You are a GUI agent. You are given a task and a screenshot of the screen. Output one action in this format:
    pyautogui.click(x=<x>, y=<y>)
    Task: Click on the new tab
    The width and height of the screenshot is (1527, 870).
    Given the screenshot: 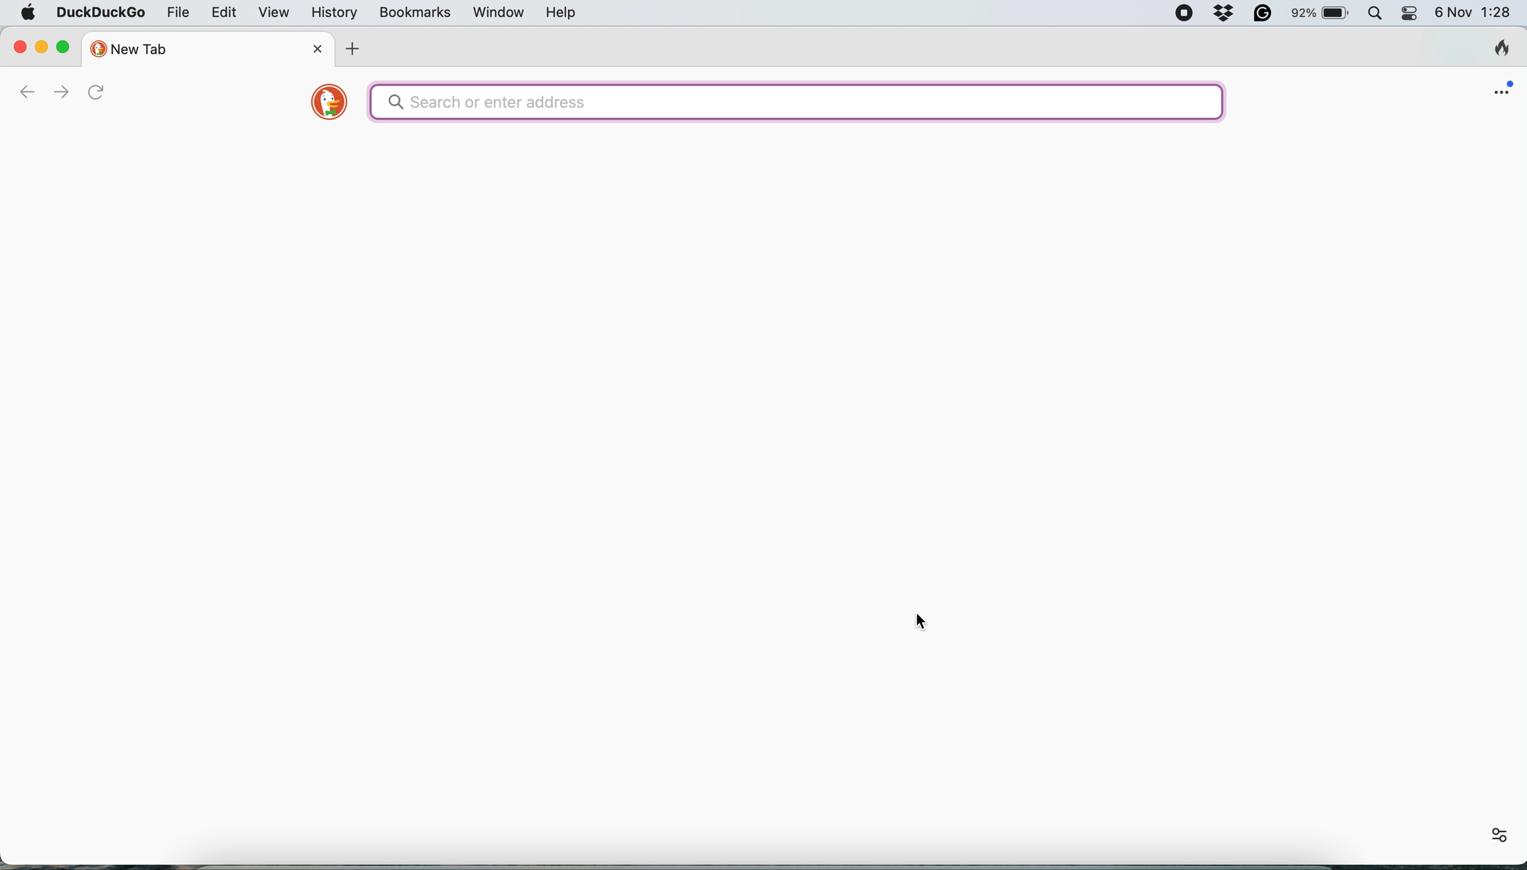 What is the action you would take?
    pyautogui.click(x=194, y=47)
    